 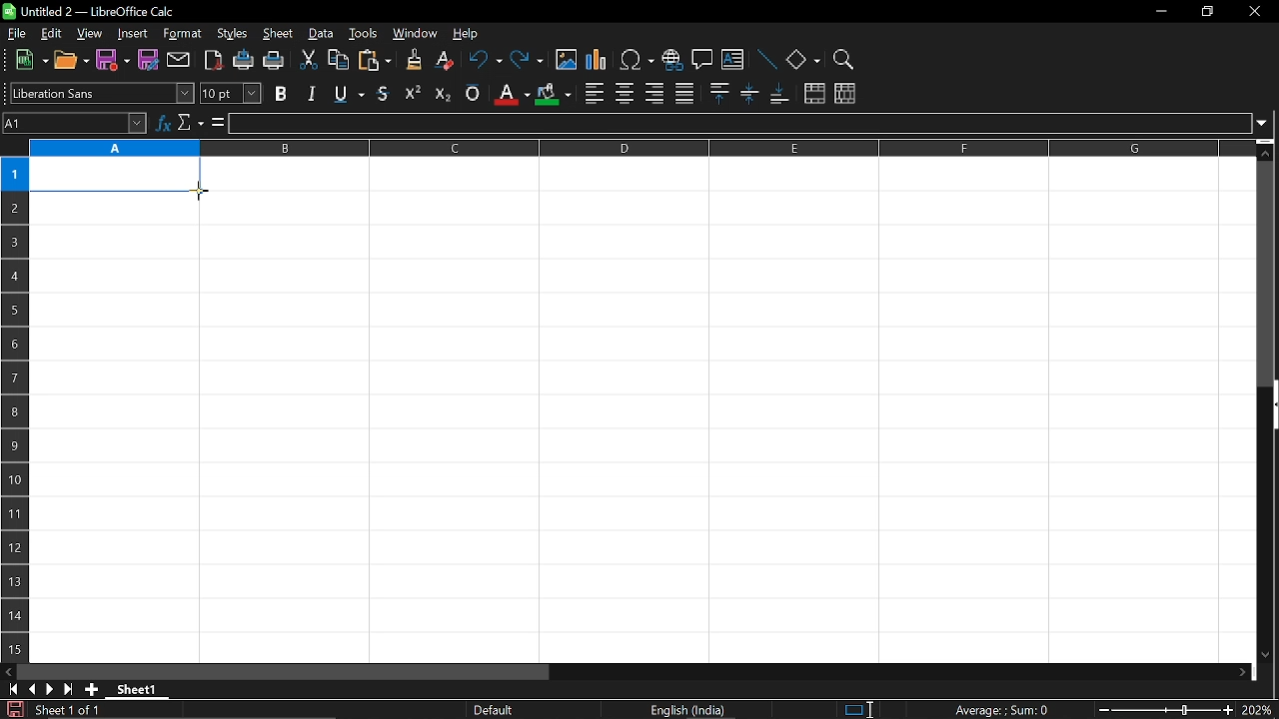 I want to click on export as pdf, so click(x=210, y=60).